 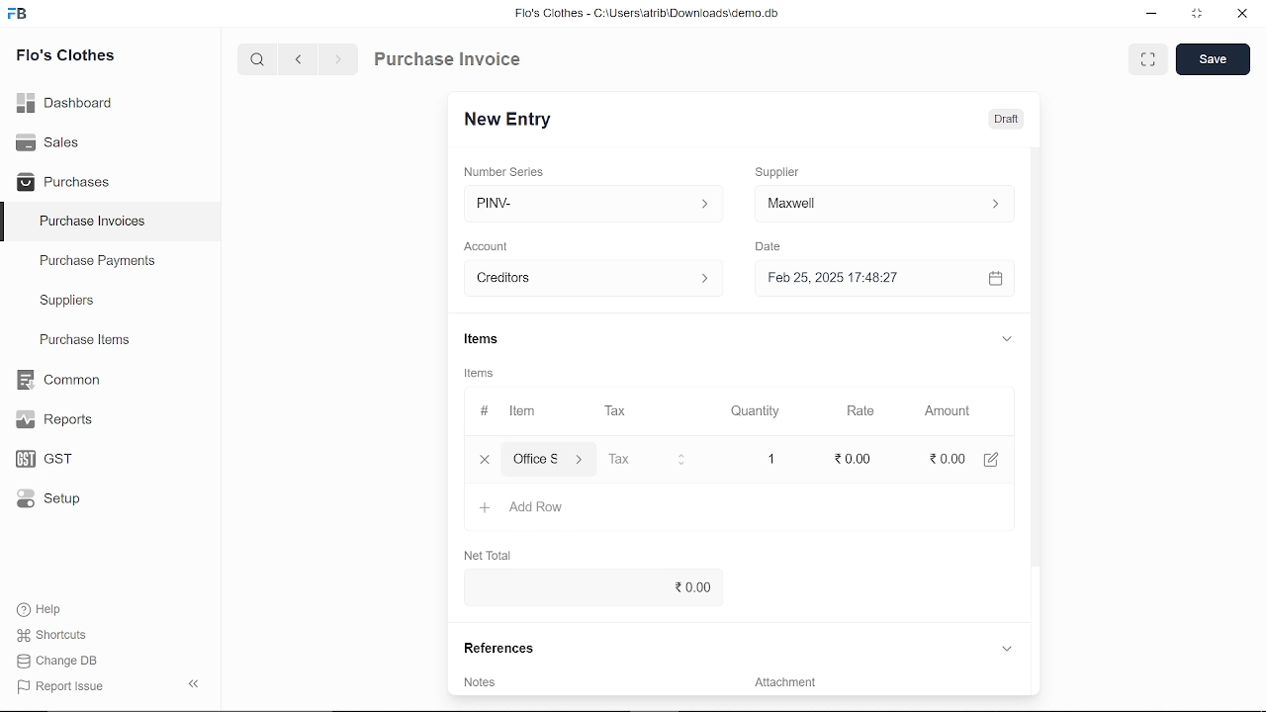 I want to click on minimize, so click(x=1149, y=14).